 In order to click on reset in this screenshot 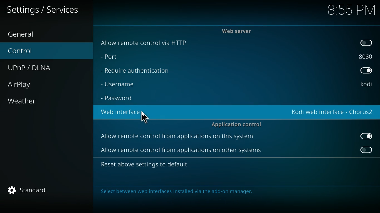, I will do `click(152, 165)`.